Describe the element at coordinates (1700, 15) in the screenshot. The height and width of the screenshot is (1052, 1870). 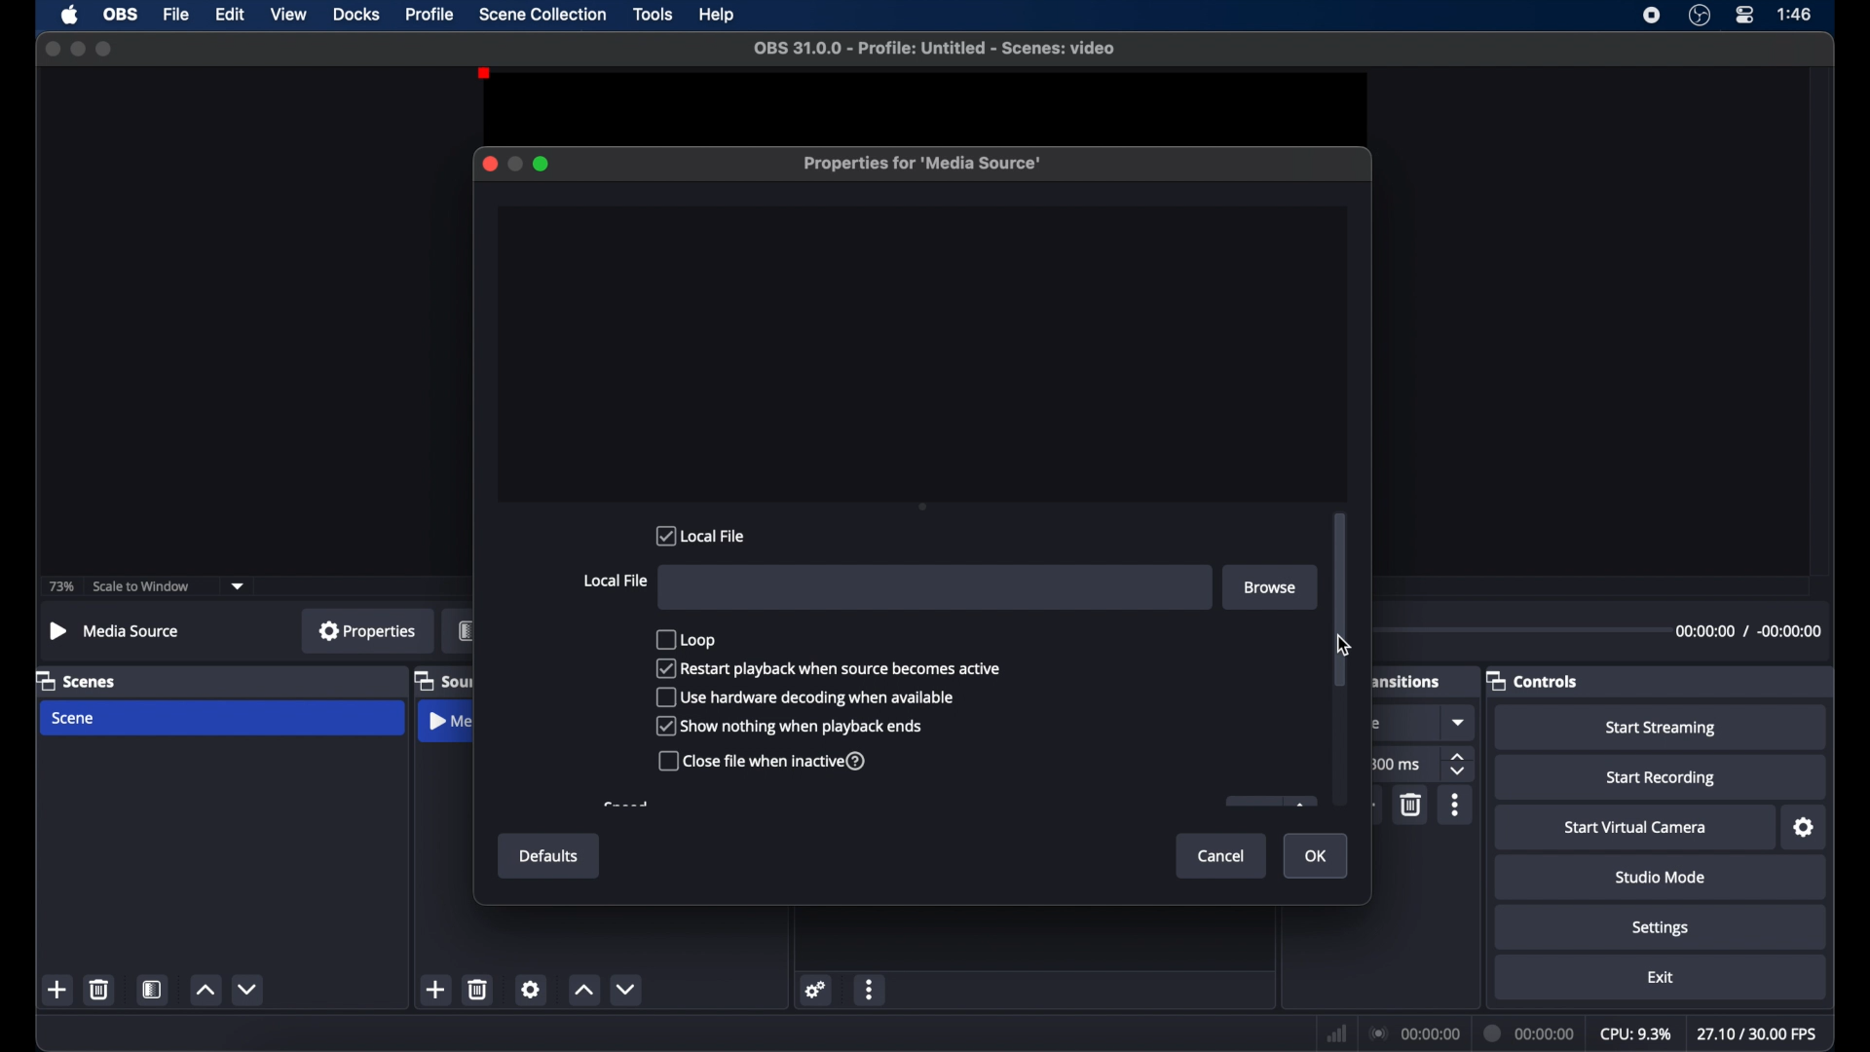
I see `obs studio` at that location.